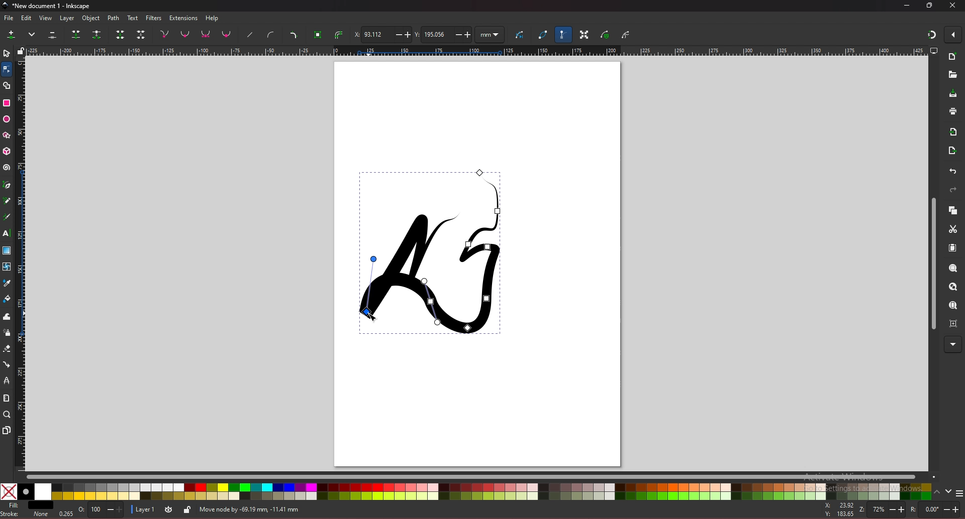  I want to click on more, so click(952, 344).